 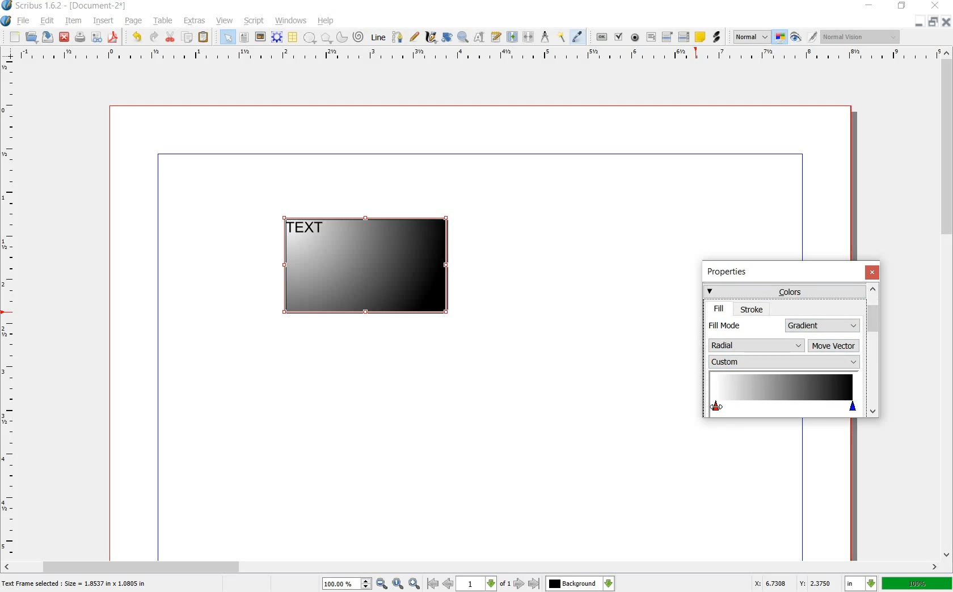 What do you see at coordinates (73, 22) in the screenshot?
I see `item` at bounding box center [73, 22].